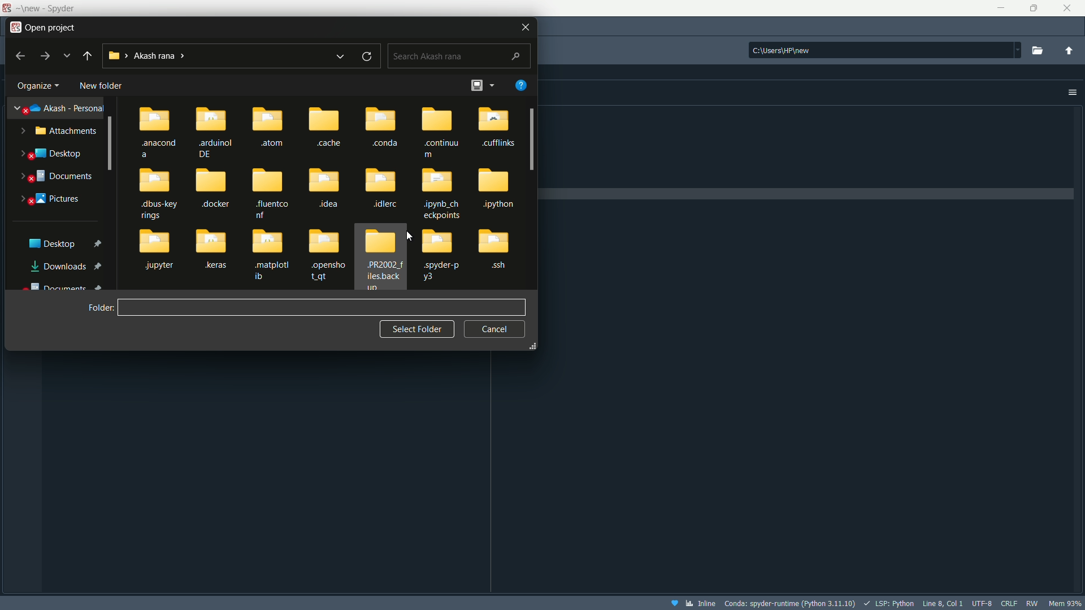 This screenshot has width=1085, height=610. What do you see at coordinates (1039, 50) in the screenshot?
I see `browse directory` at bounding box center [1039, 50].